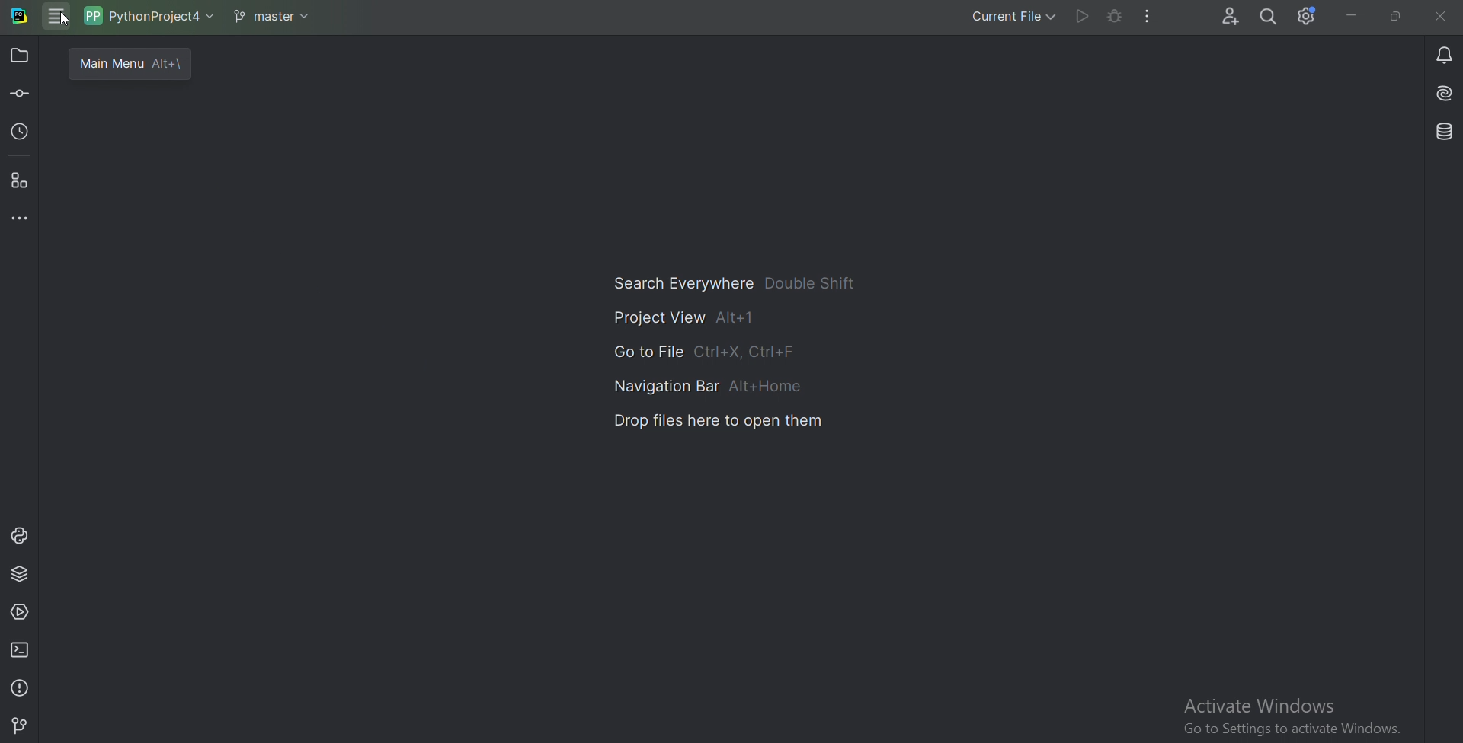 The image size is (1463, 743). I want to click on Git, so click(21, 723).